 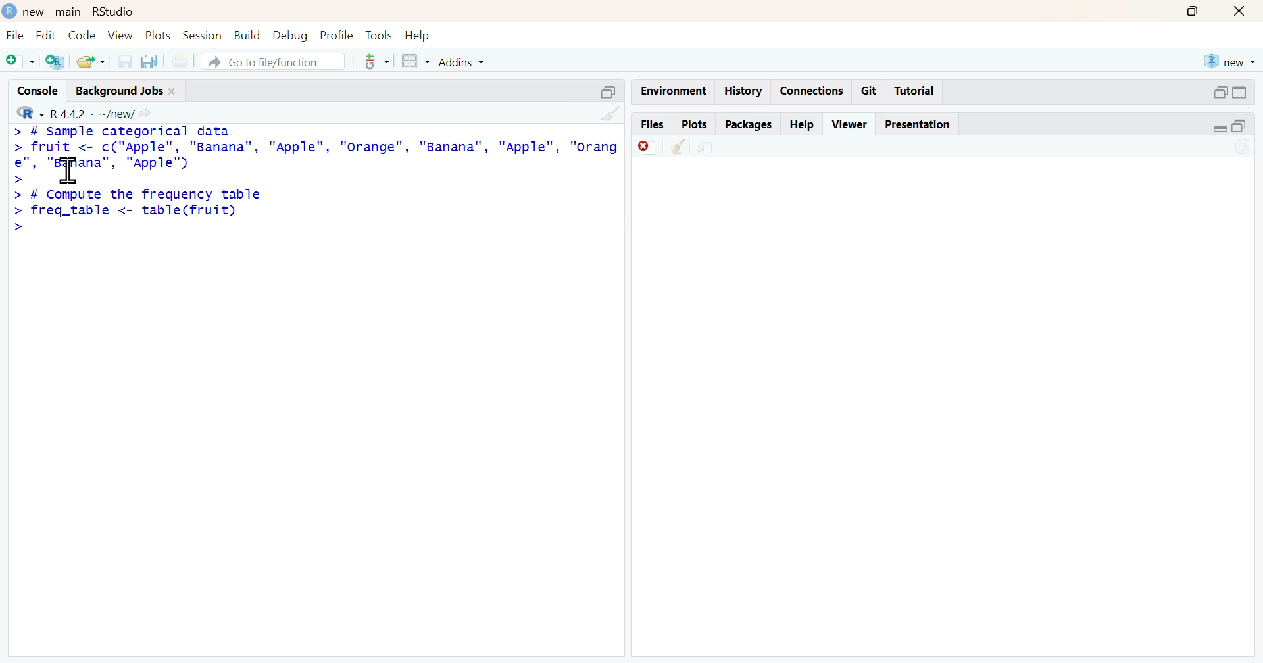 What do you see at coordinates (915, 93) in the screenshot?
I see `tutorial` at bounding box center [915, 93].